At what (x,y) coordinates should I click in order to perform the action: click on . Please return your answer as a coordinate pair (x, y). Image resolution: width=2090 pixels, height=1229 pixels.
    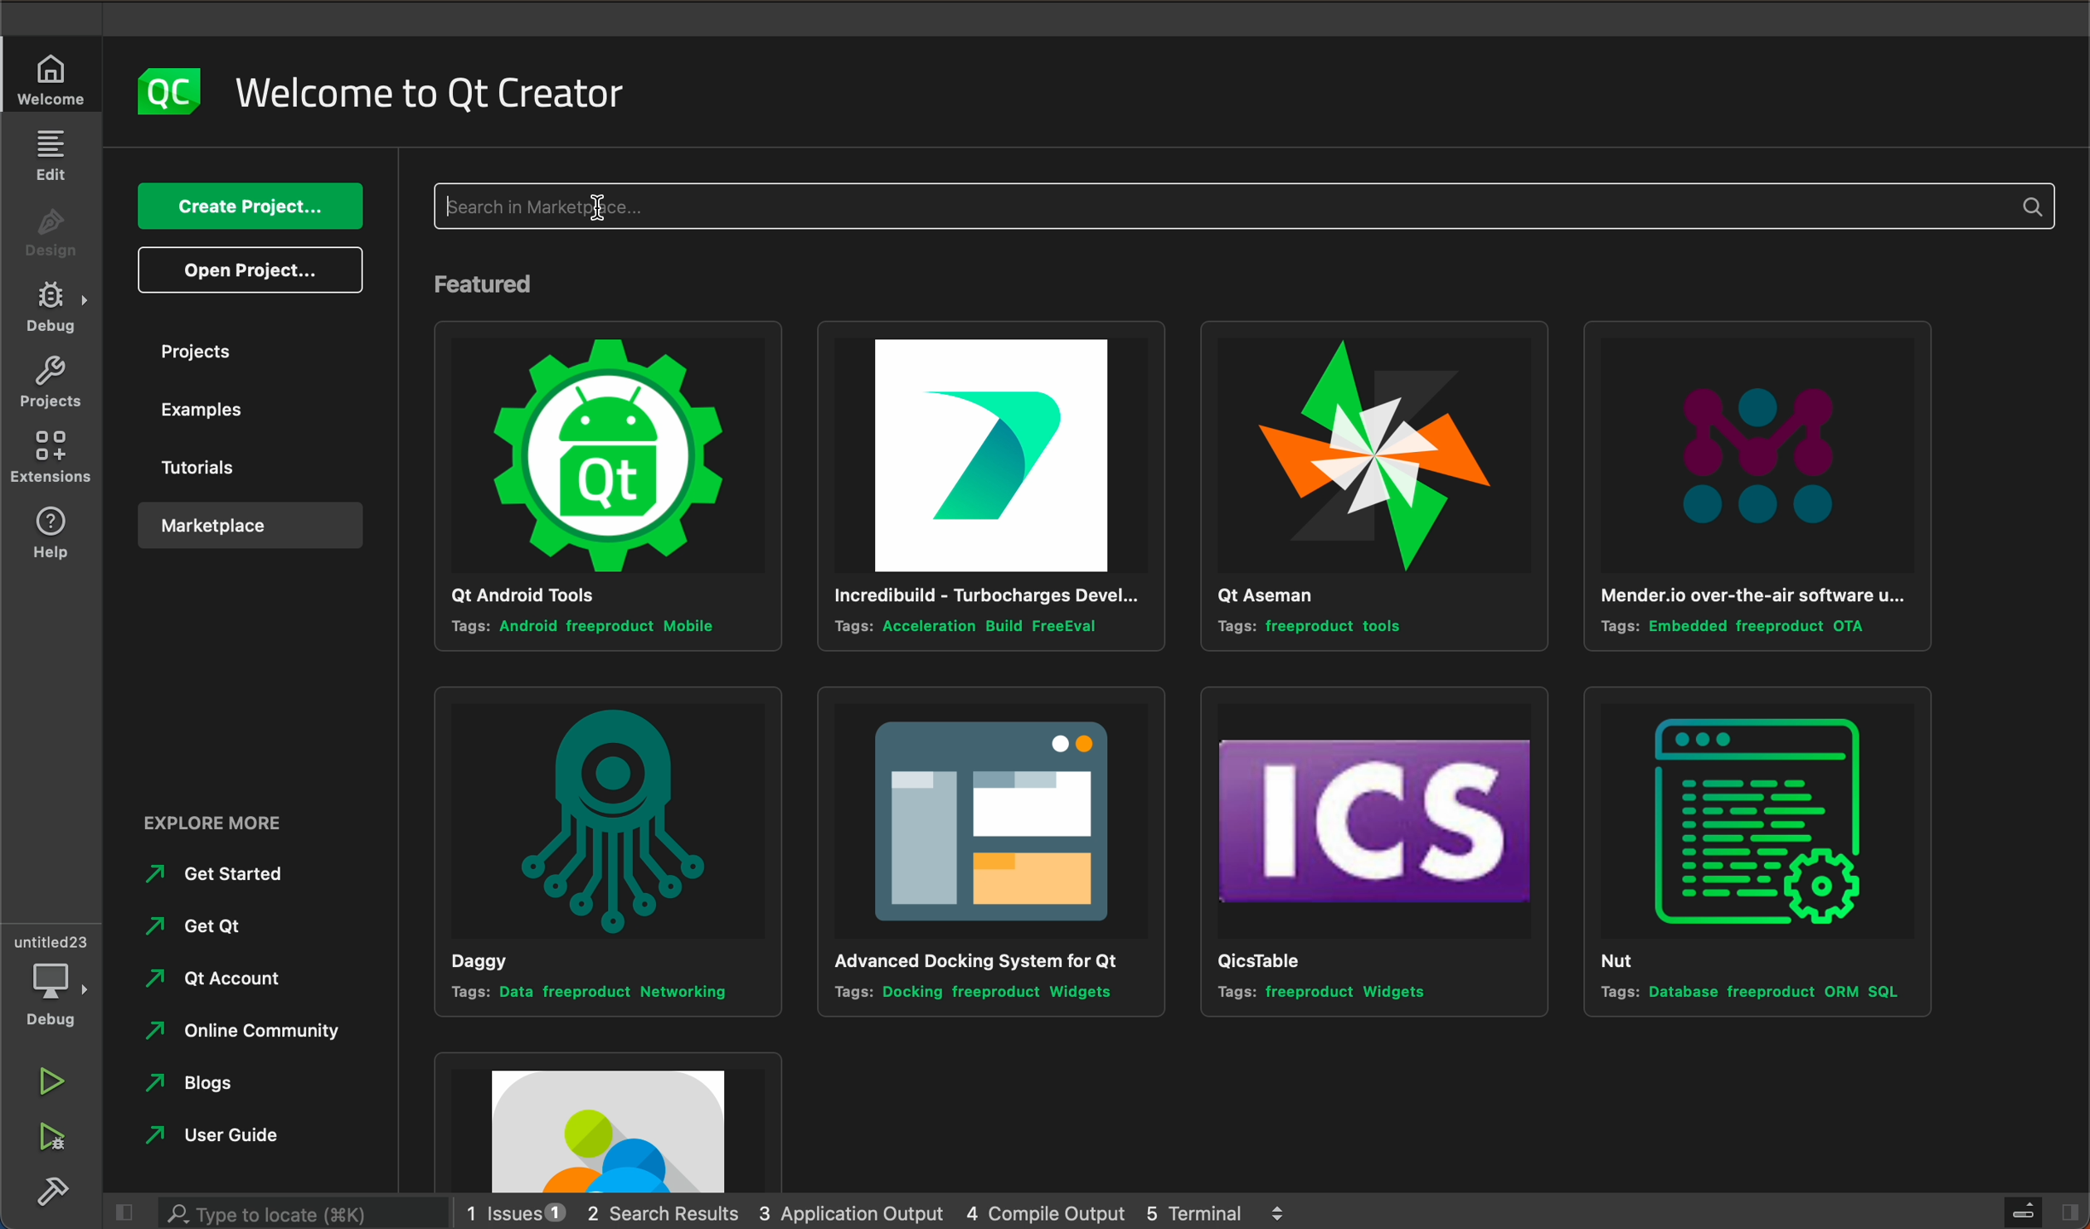
    Looking at the image, I should click on (221, 925).